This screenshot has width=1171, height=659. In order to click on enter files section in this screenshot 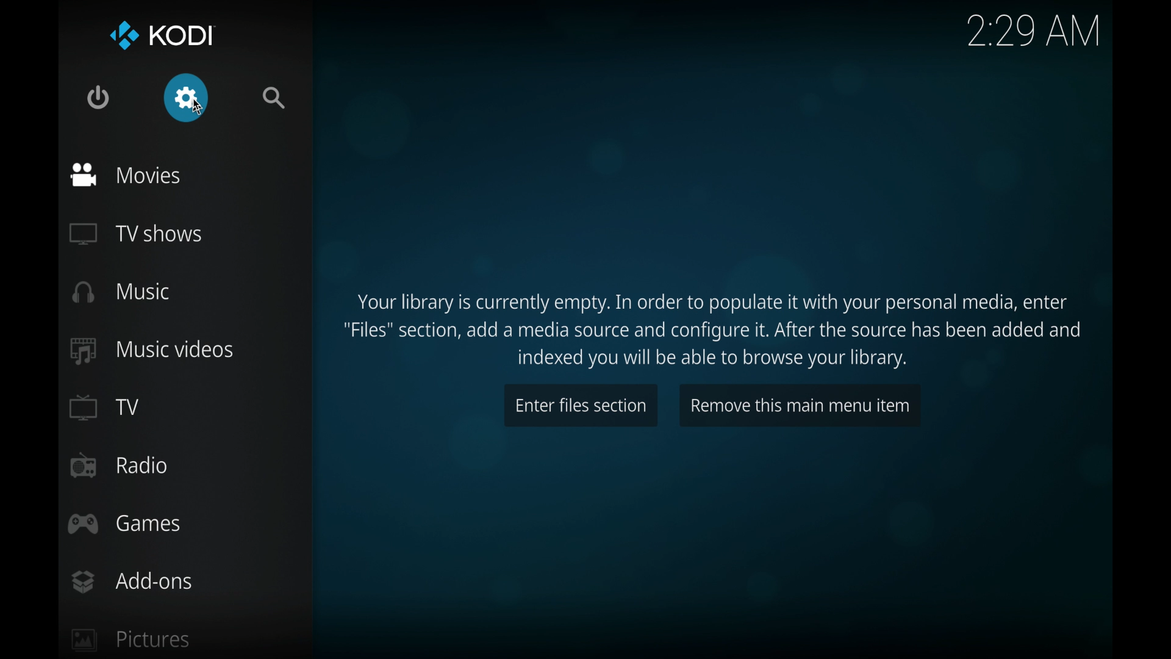, I will do `click(579, 405)`.